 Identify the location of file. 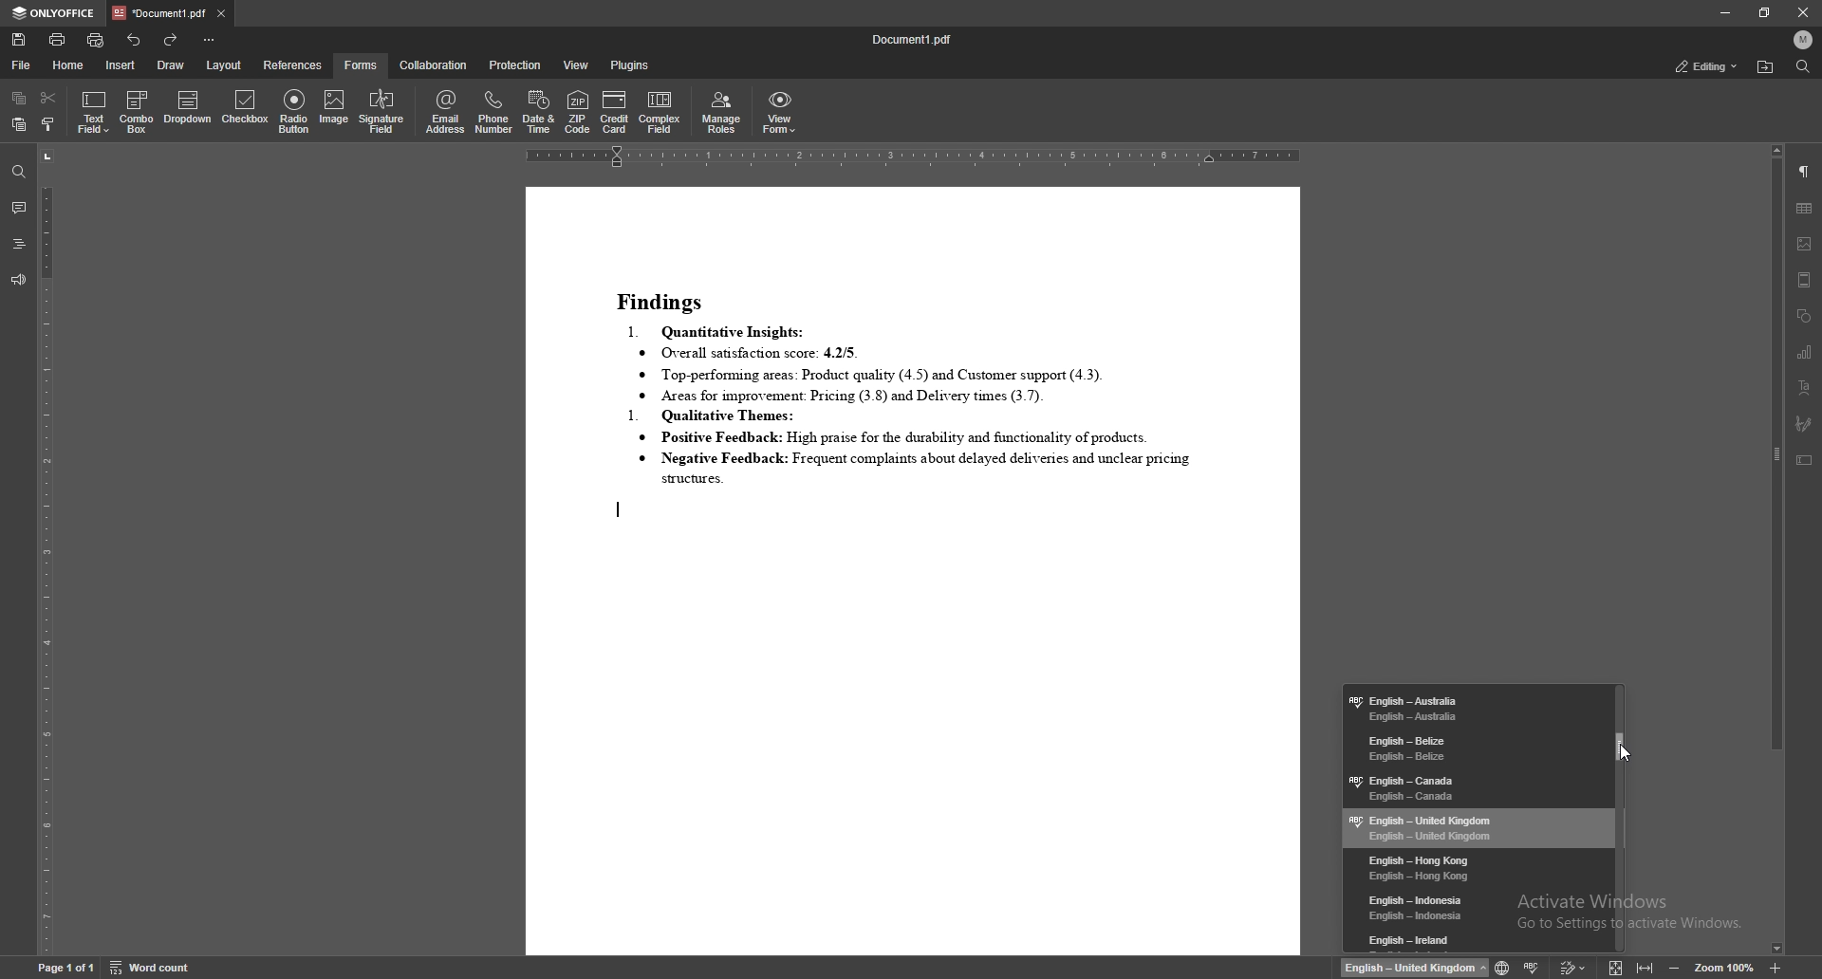
(22, 65).